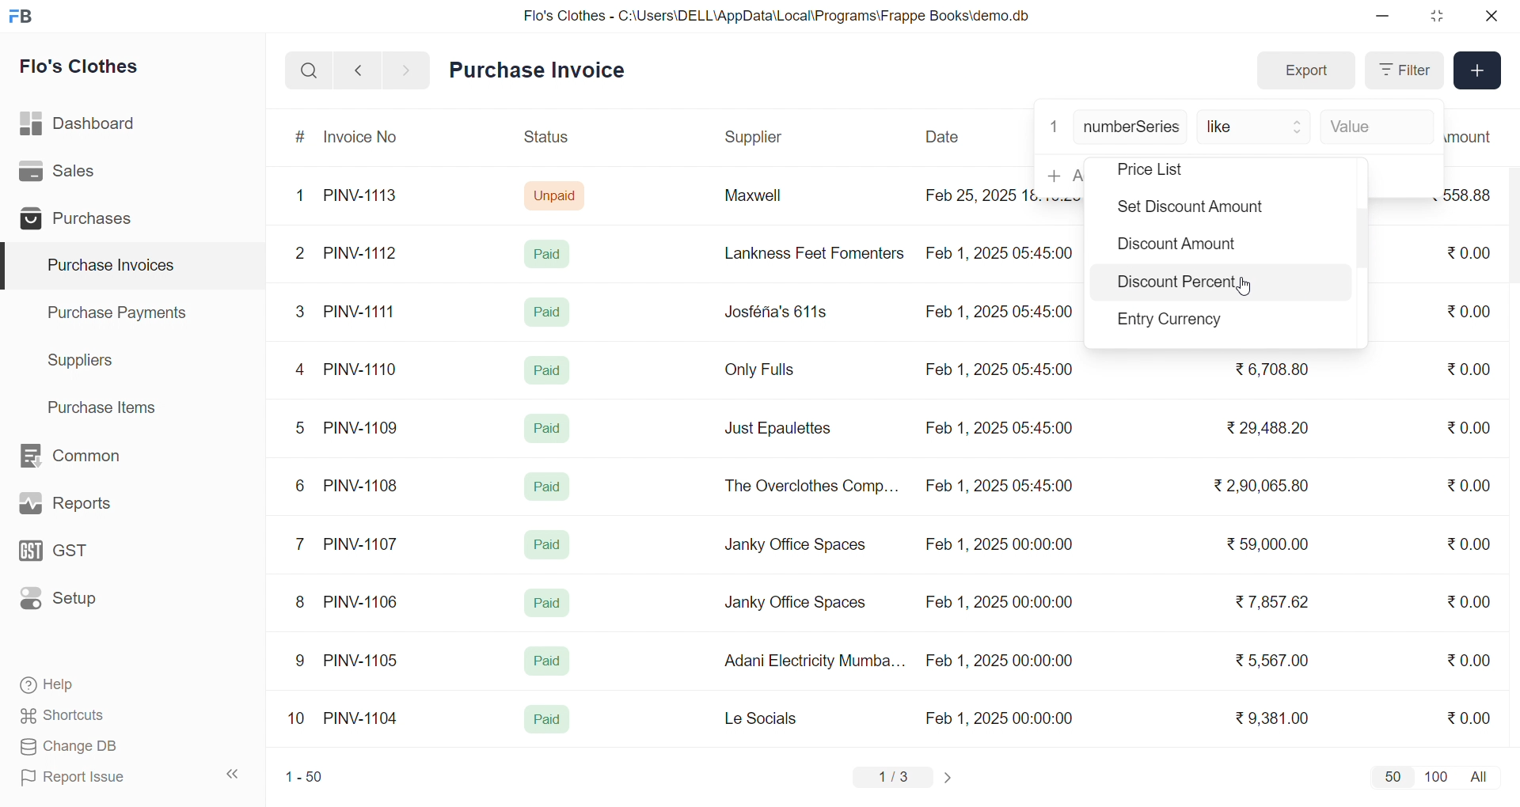 The height and width of the screenshot is (807, 1520). Describe the element at coordinates (1054, 125) in the screenshot. I see `1` at that location.